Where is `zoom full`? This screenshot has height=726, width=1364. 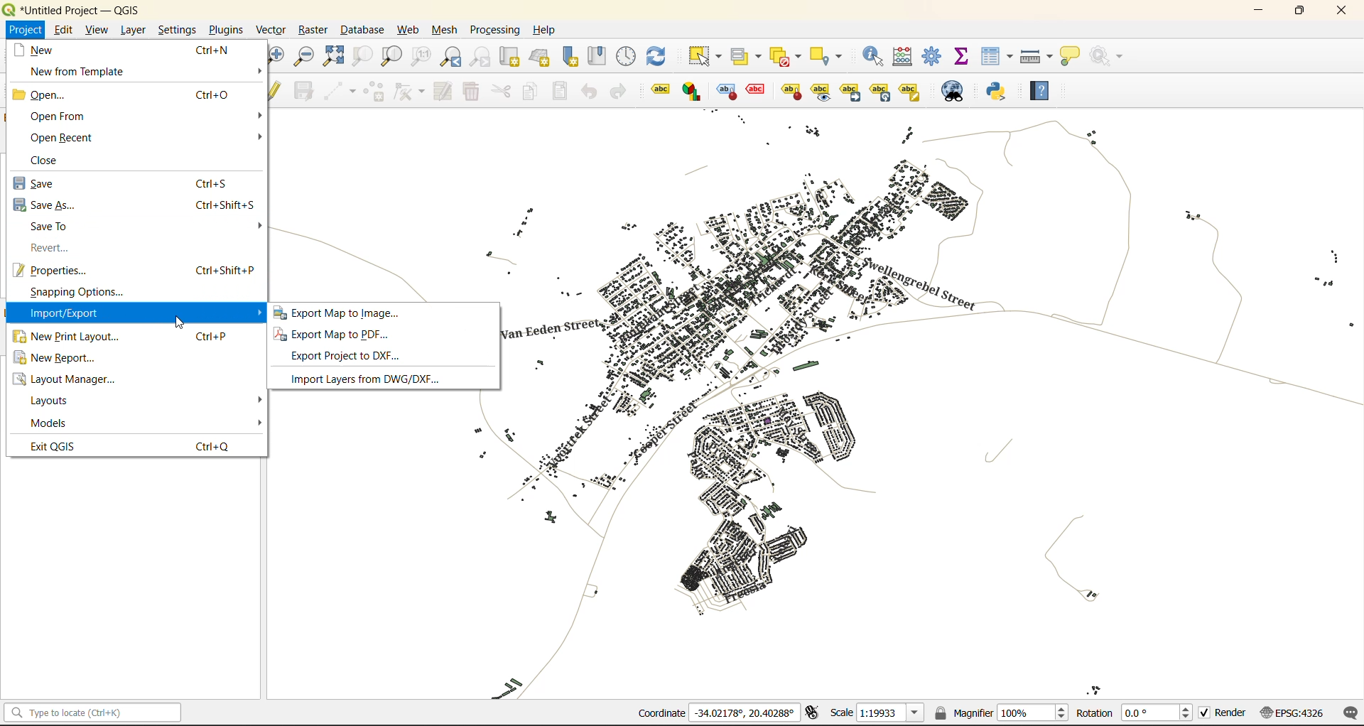
zoom full is located at coordinates (332, 57).